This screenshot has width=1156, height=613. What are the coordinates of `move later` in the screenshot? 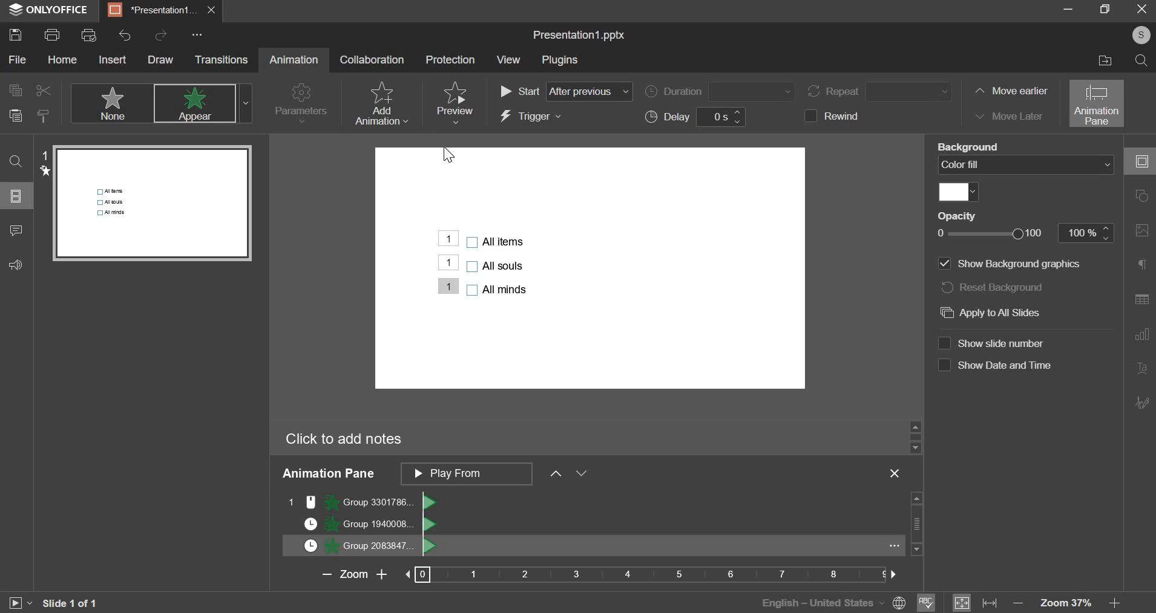 It's located at (1007, 115).